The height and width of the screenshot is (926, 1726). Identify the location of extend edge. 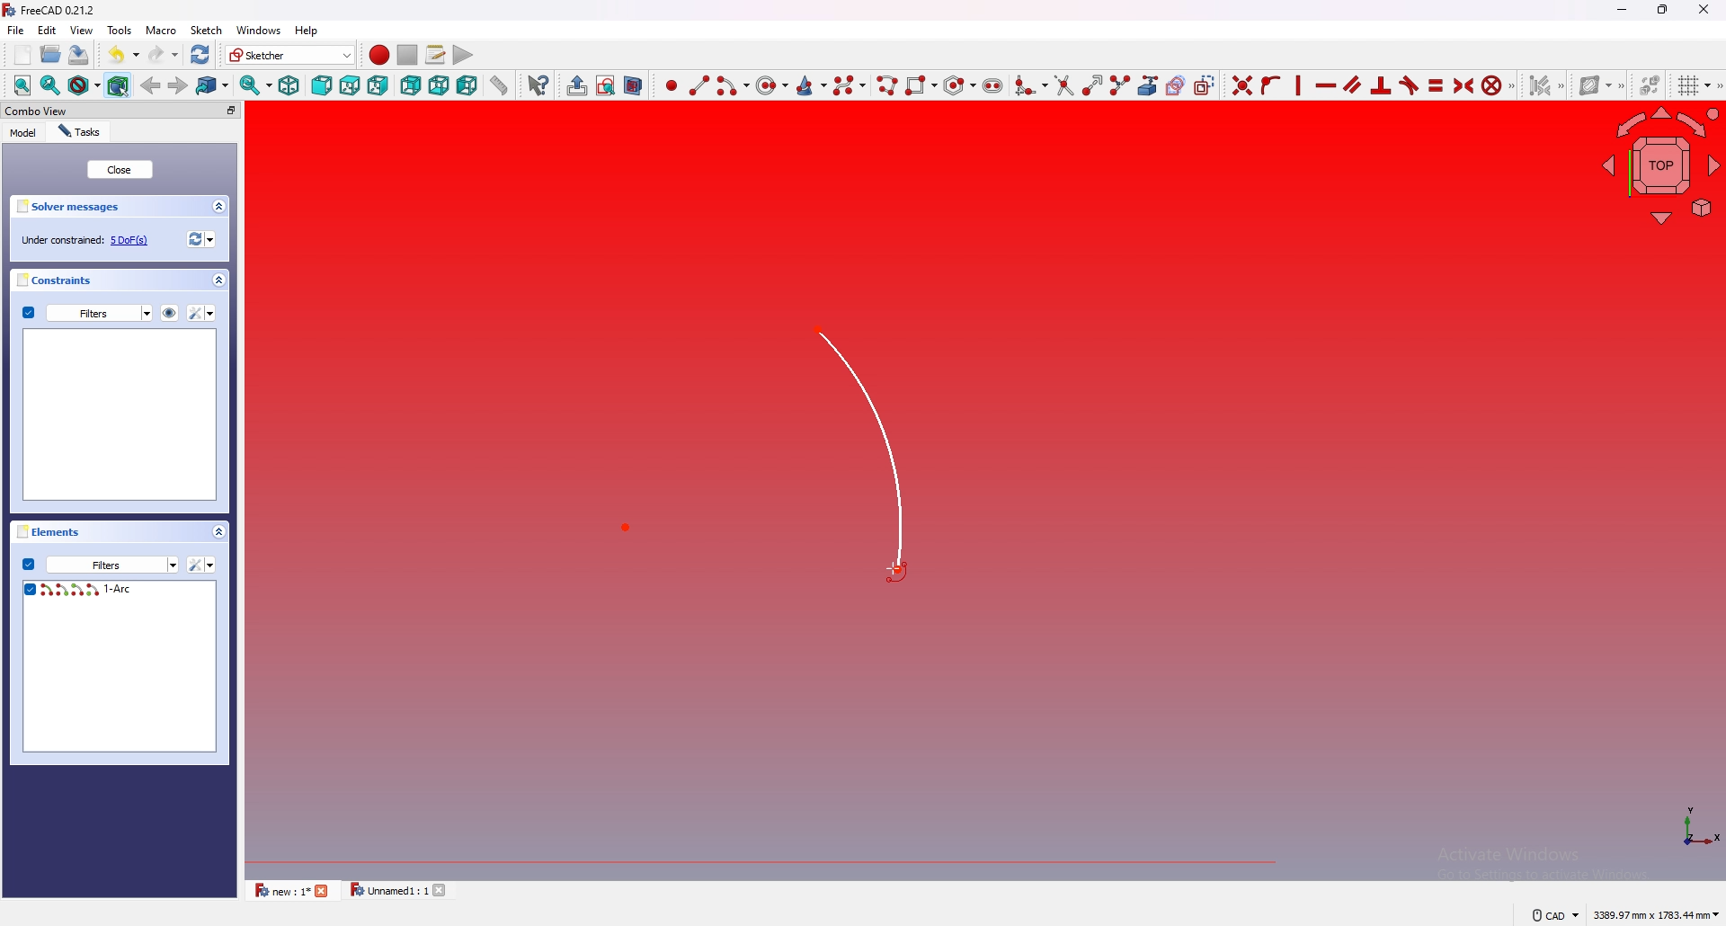
(1090, 84).